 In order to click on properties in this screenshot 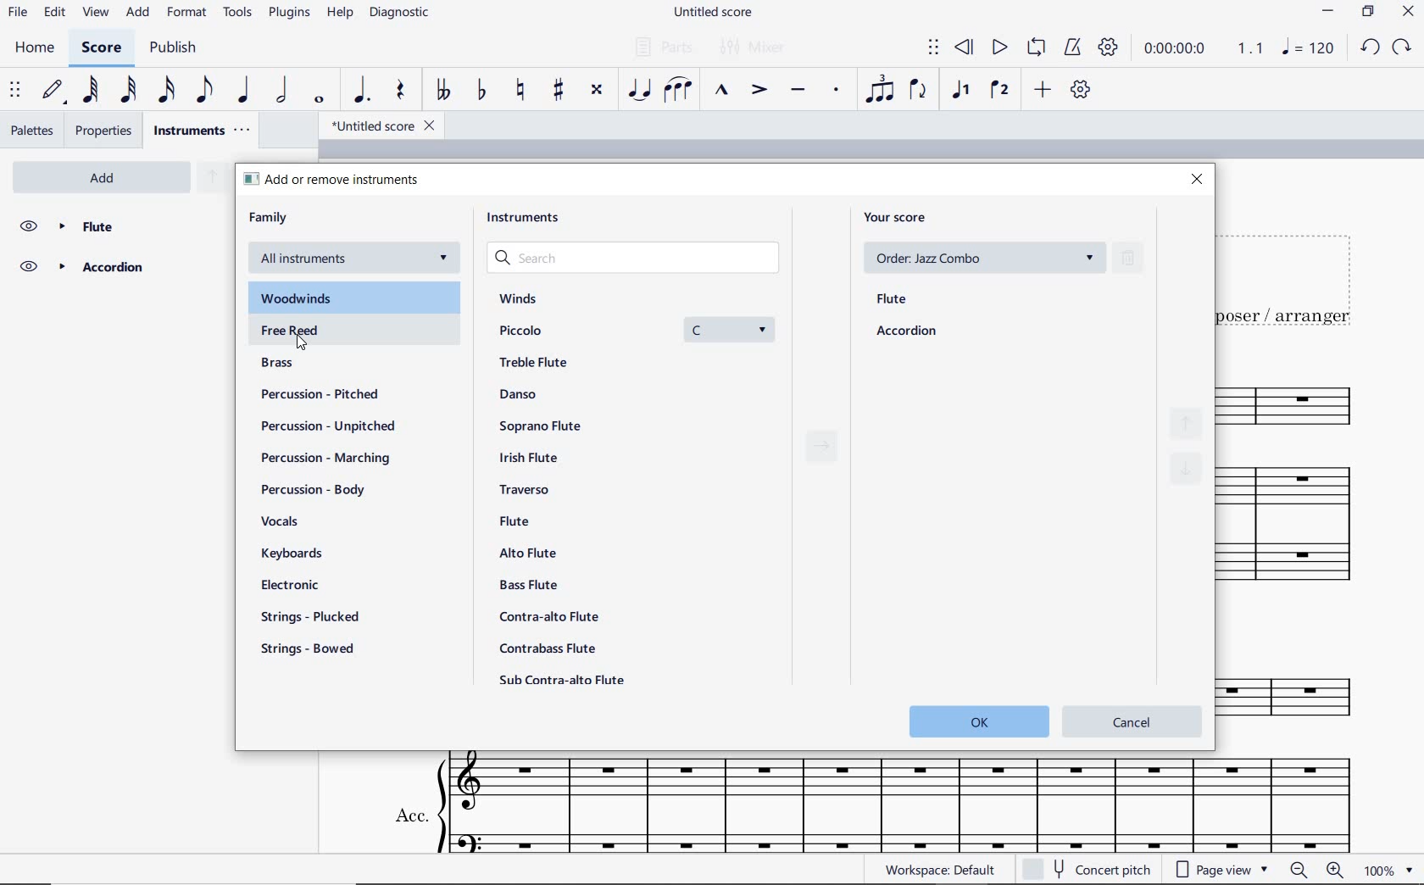, I will do `click(106, 131)`.